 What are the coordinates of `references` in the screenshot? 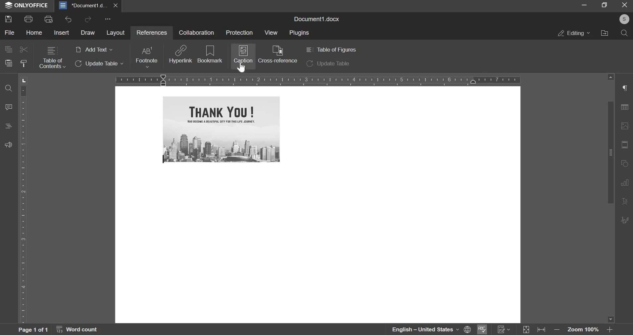 It's located at (151, 32).